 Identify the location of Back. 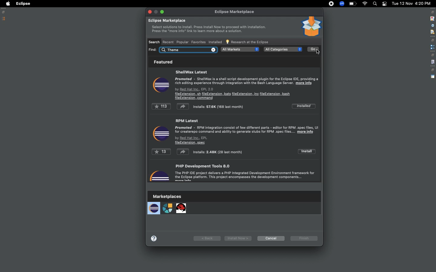
(207, 238).